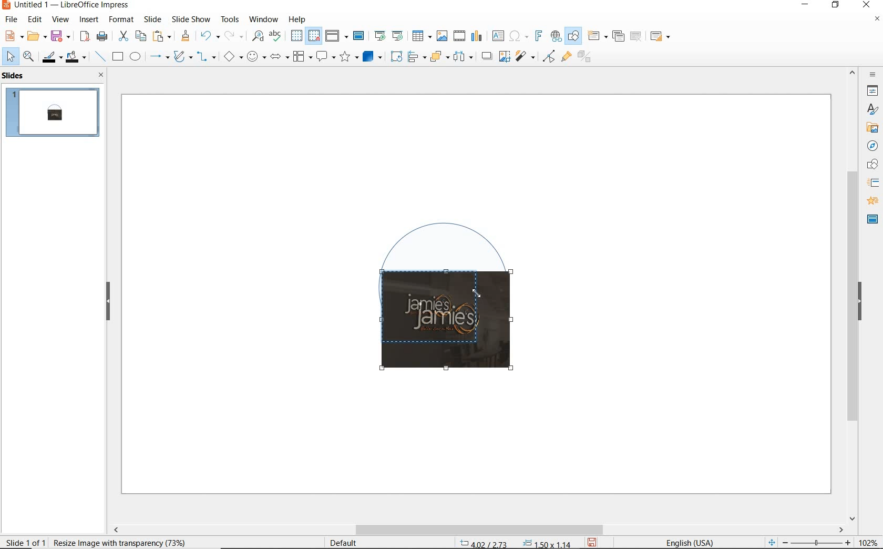 Image resolution: width=883 pixels, height=549 pixels. Describe the element at coordinates (11, 57) in the screenshot. I see `select` at that location.